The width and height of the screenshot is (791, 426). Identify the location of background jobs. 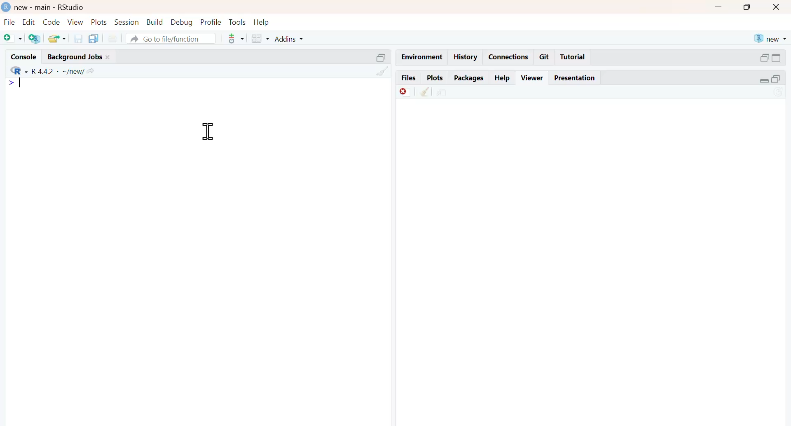
(75, 58).